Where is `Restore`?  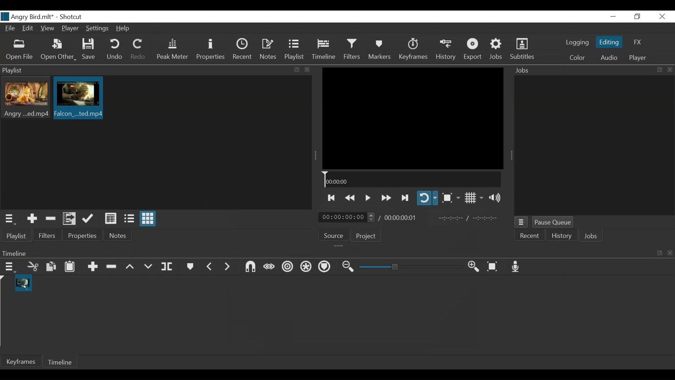
Restore is located at coordinates (637, 17).